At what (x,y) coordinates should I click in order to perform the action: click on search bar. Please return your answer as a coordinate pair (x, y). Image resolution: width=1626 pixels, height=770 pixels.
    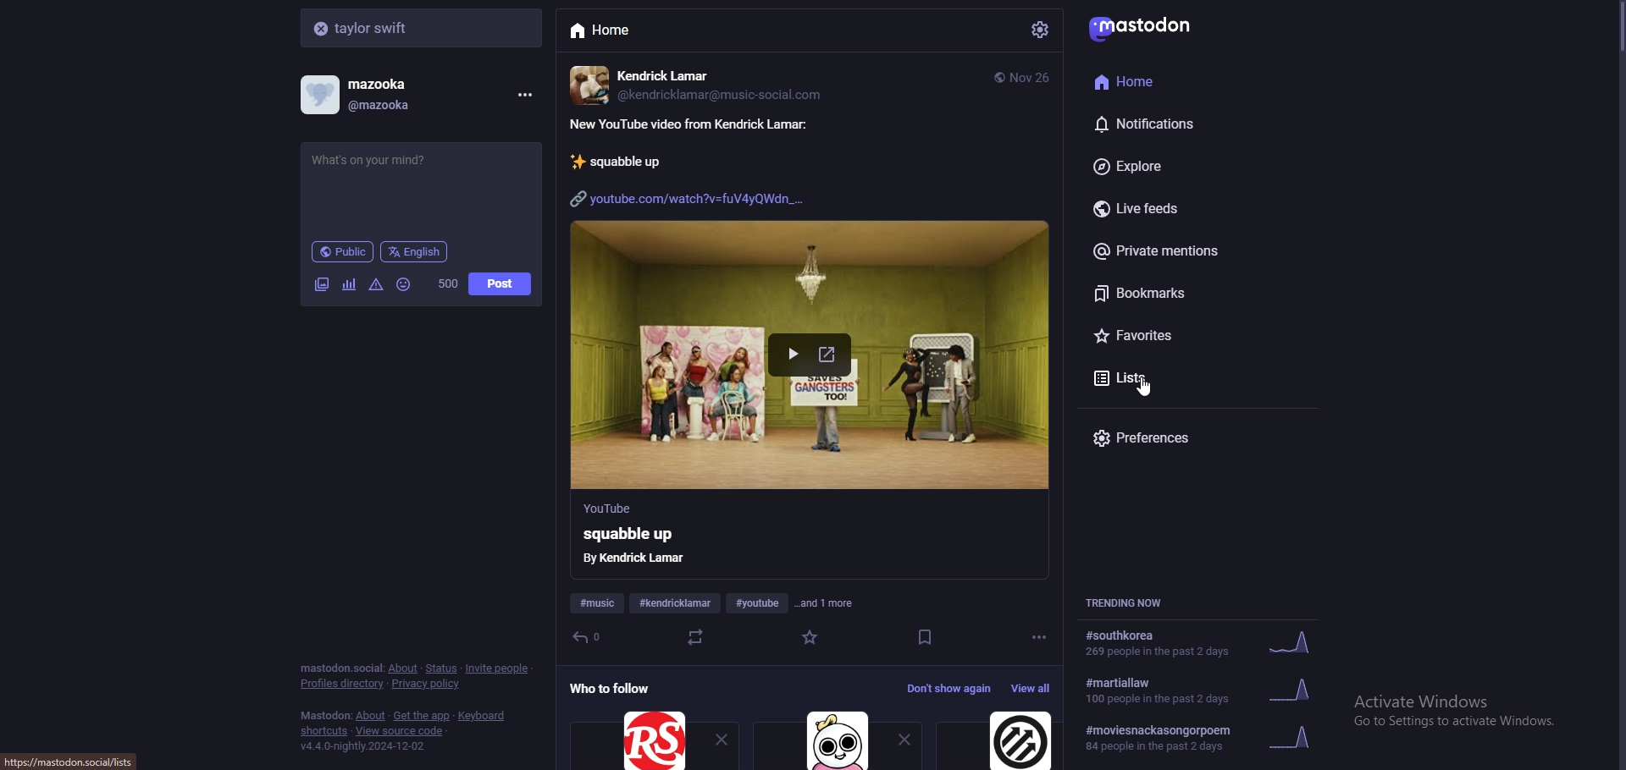
    Looking at the image, I should click on (423, 27).